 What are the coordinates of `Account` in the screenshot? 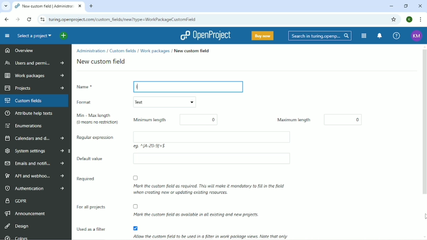 It's located at (409, 19).